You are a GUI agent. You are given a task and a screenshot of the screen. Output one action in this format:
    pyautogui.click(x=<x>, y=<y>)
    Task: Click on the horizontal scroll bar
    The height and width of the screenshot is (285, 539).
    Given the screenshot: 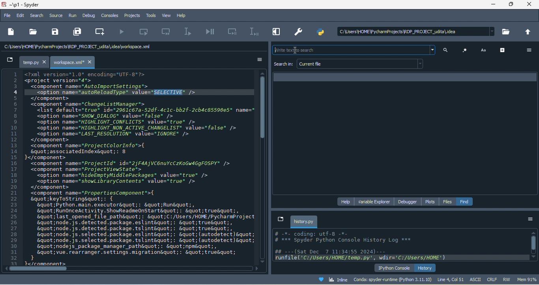 What is the action you would take?
    pyautogui.click(x=33, y=269)
    